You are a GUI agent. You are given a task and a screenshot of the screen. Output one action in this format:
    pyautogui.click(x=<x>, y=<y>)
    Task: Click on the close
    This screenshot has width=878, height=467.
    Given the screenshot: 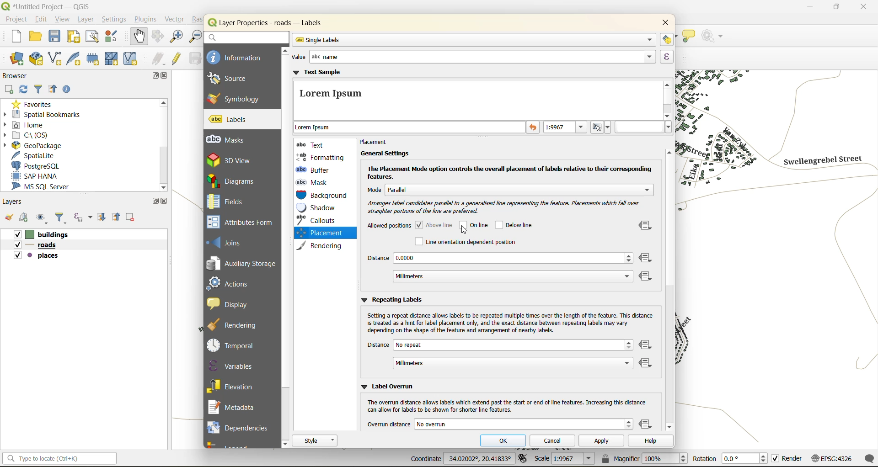 What is the action you would take?
    pyautogui.click(x=166, y=202)
    